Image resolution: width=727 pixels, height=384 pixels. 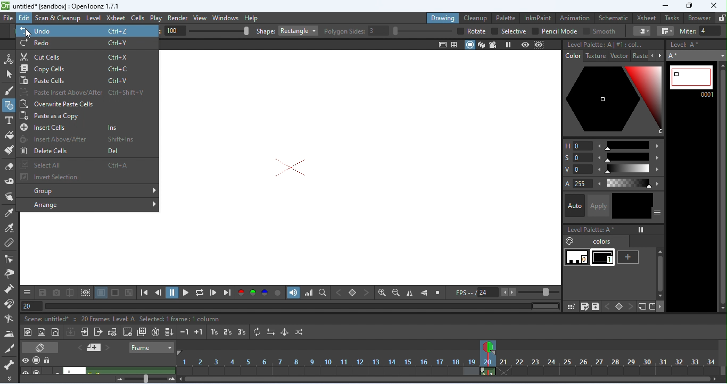 I want to click on windows, so click(x=225, y=18).